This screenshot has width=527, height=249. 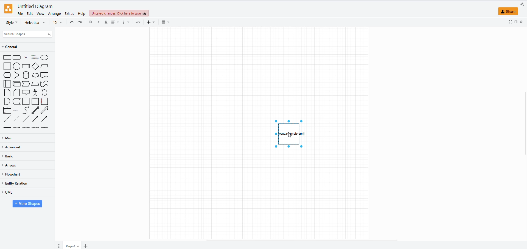 I want to click on circle, so click(x=16, y=67).